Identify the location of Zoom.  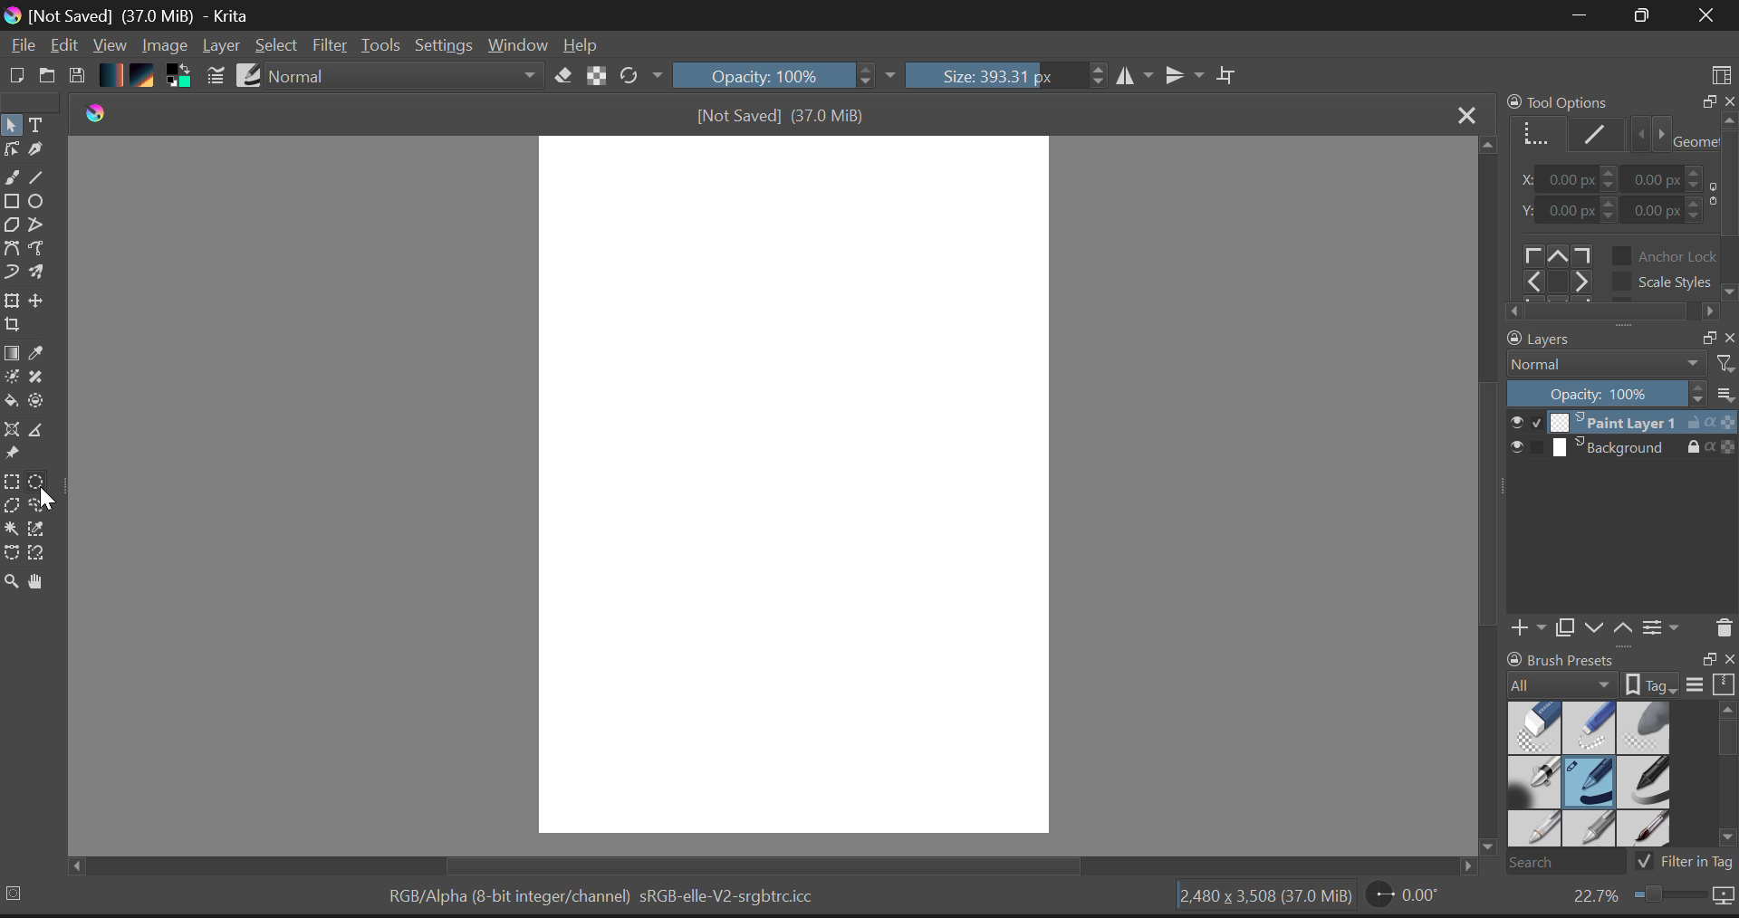
(11, 579).